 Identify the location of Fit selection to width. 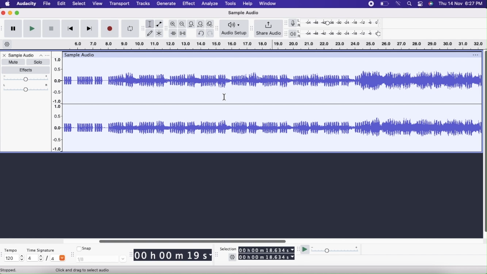
(192, 24).